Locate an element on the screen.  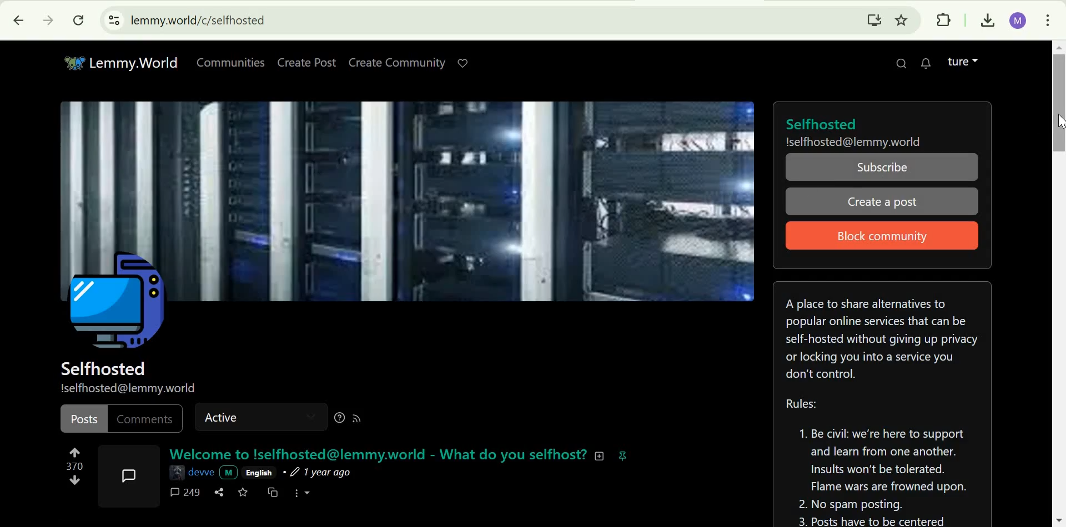
expand here is located at coordinates (129, 474).